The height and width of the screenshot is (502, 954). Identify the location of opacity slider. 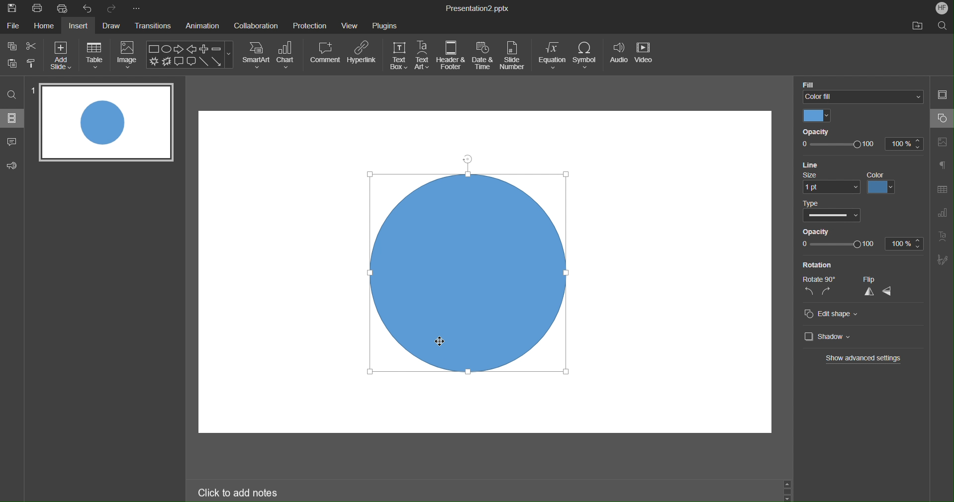
(838, 245).